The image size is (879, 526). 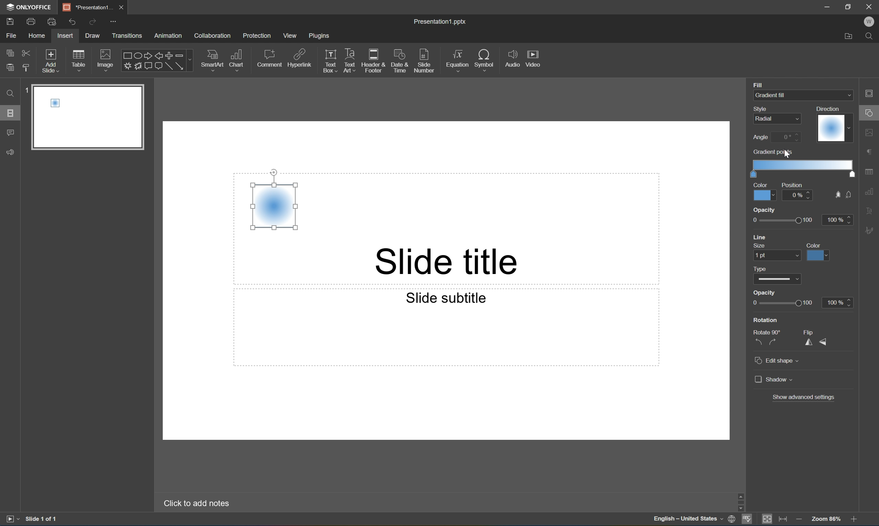 What do you see at coordinates (319, 35) in the screenshot?
I see `Plugins` at bounding box center [319, 35].